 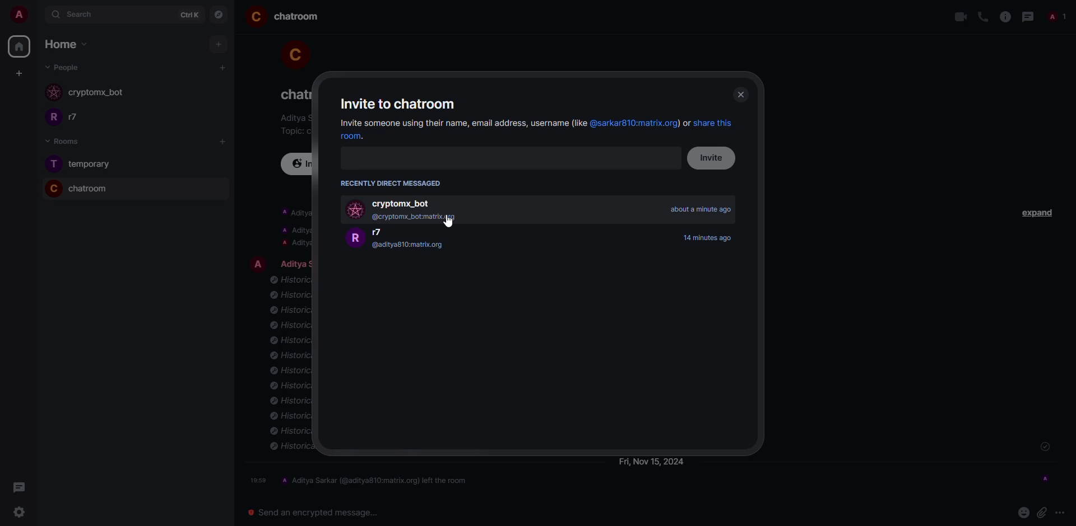 What do you see at coordinates (461, 123) in the screenshot?
I see `invite share` at bounding box center [461, 123].